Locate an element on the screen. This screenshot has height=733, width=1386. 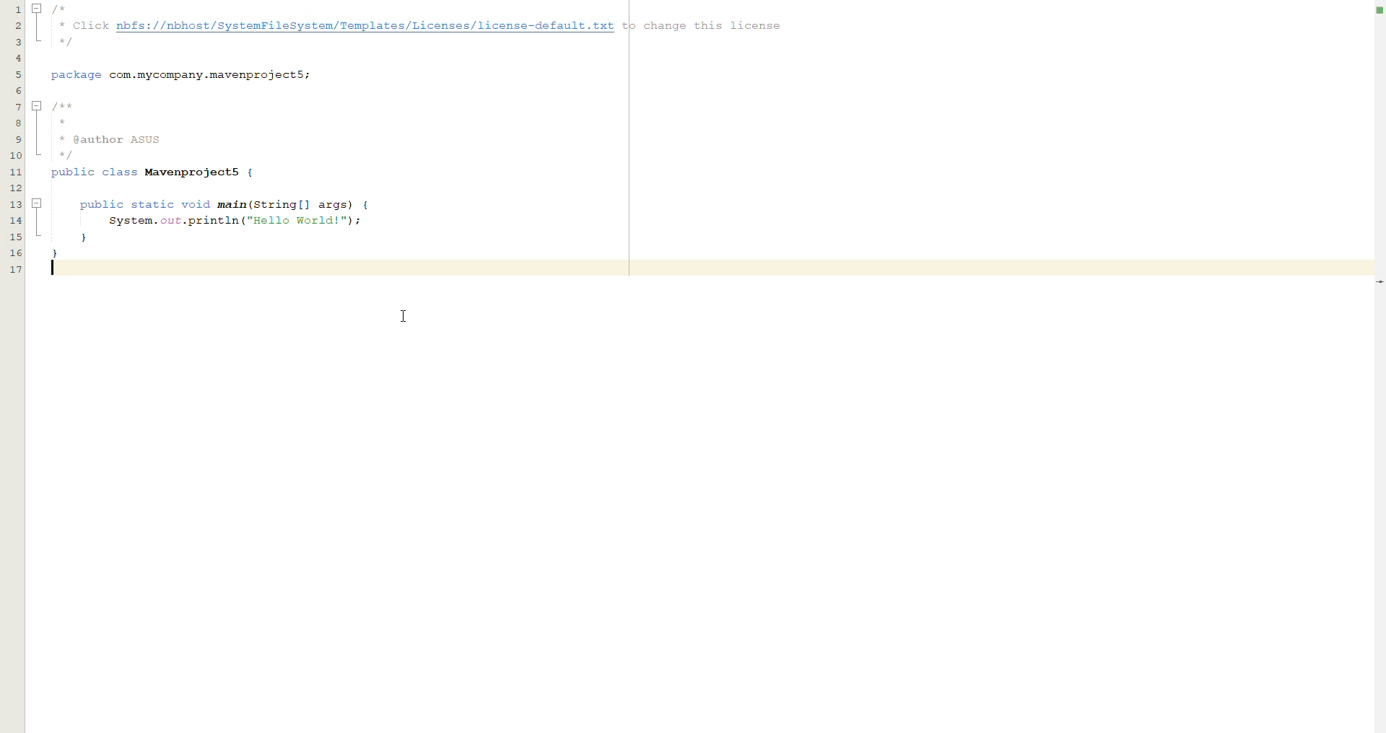
lines of code is located at coordinates (12, 144).